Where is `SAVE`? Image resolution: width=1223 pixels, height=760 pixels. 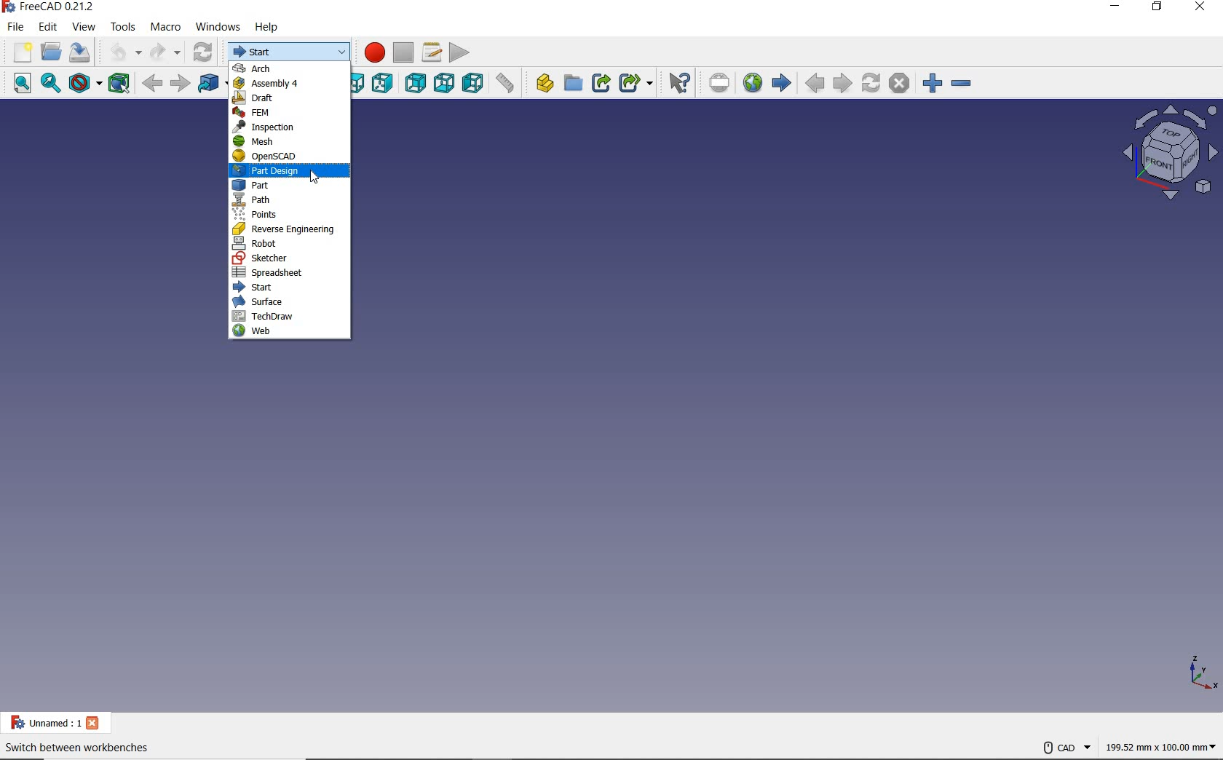
SAVE is located at coordinates (83, 52).